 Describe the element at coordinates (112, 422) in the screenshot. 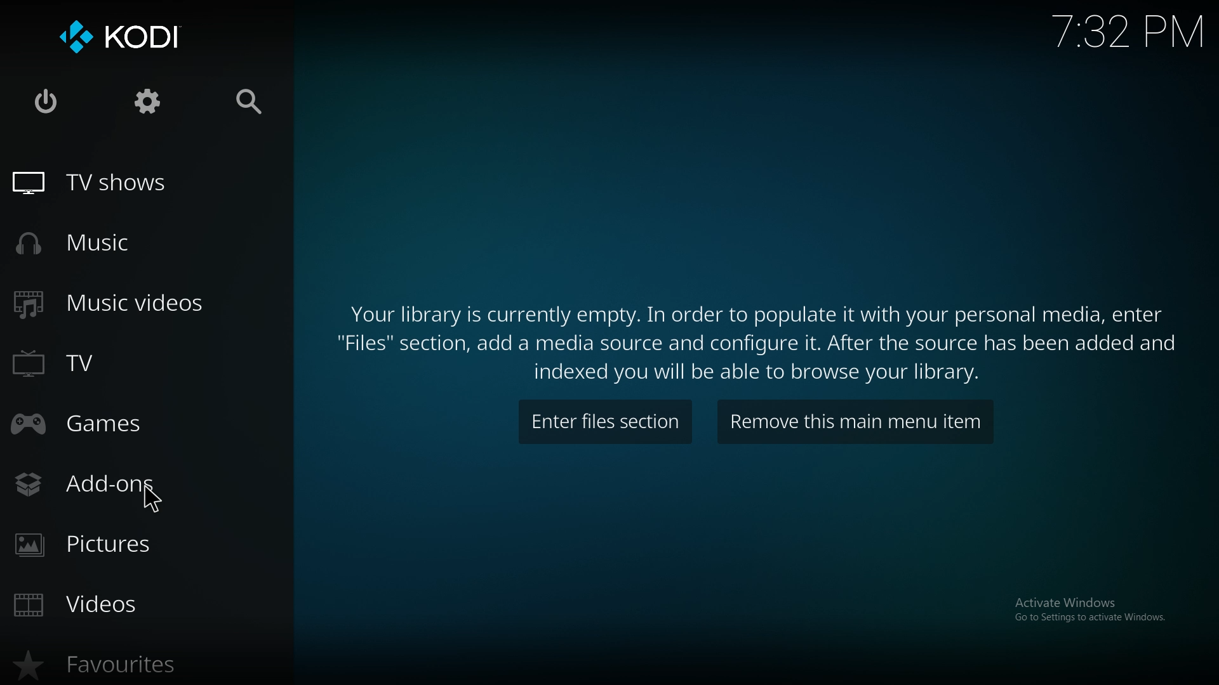

I see `games` at that location.